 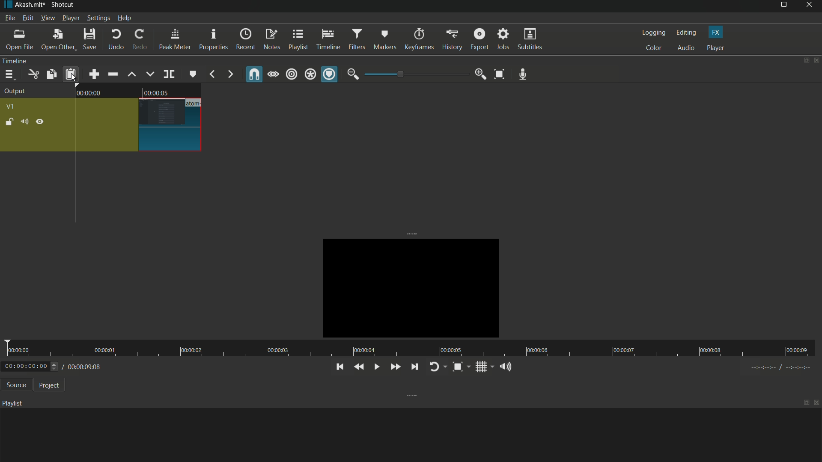 What do you see at coordinates (357, 39) in the screenshot?
I see `filters` at bounding box center [357, 39].